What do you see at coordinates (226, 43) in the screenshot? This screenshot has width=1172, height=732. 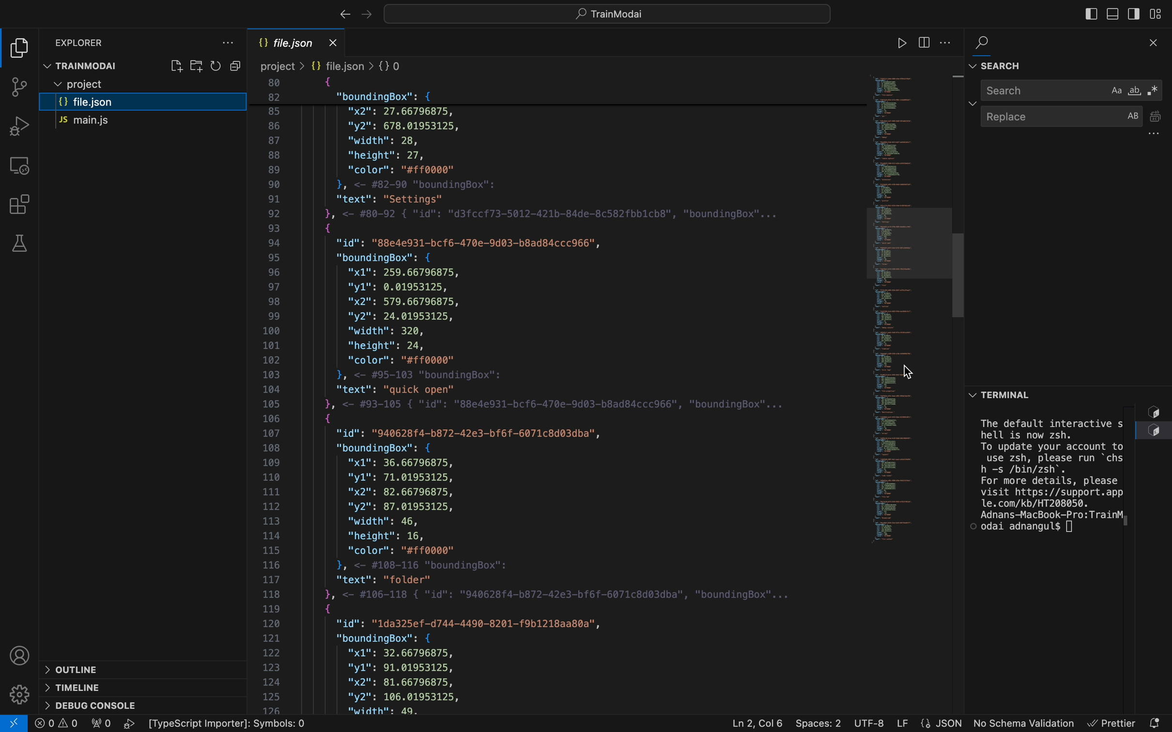 I see `file explorer settings` at bounding box center [226, 43].